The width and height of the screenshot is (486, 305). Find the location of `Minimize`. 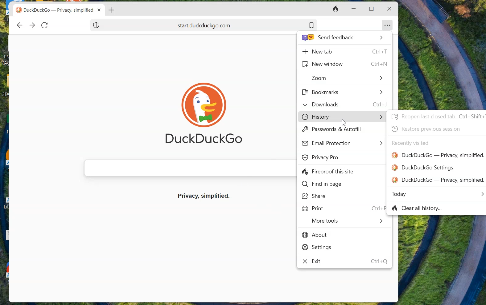

Minimize is located at coordinates (353, 9).